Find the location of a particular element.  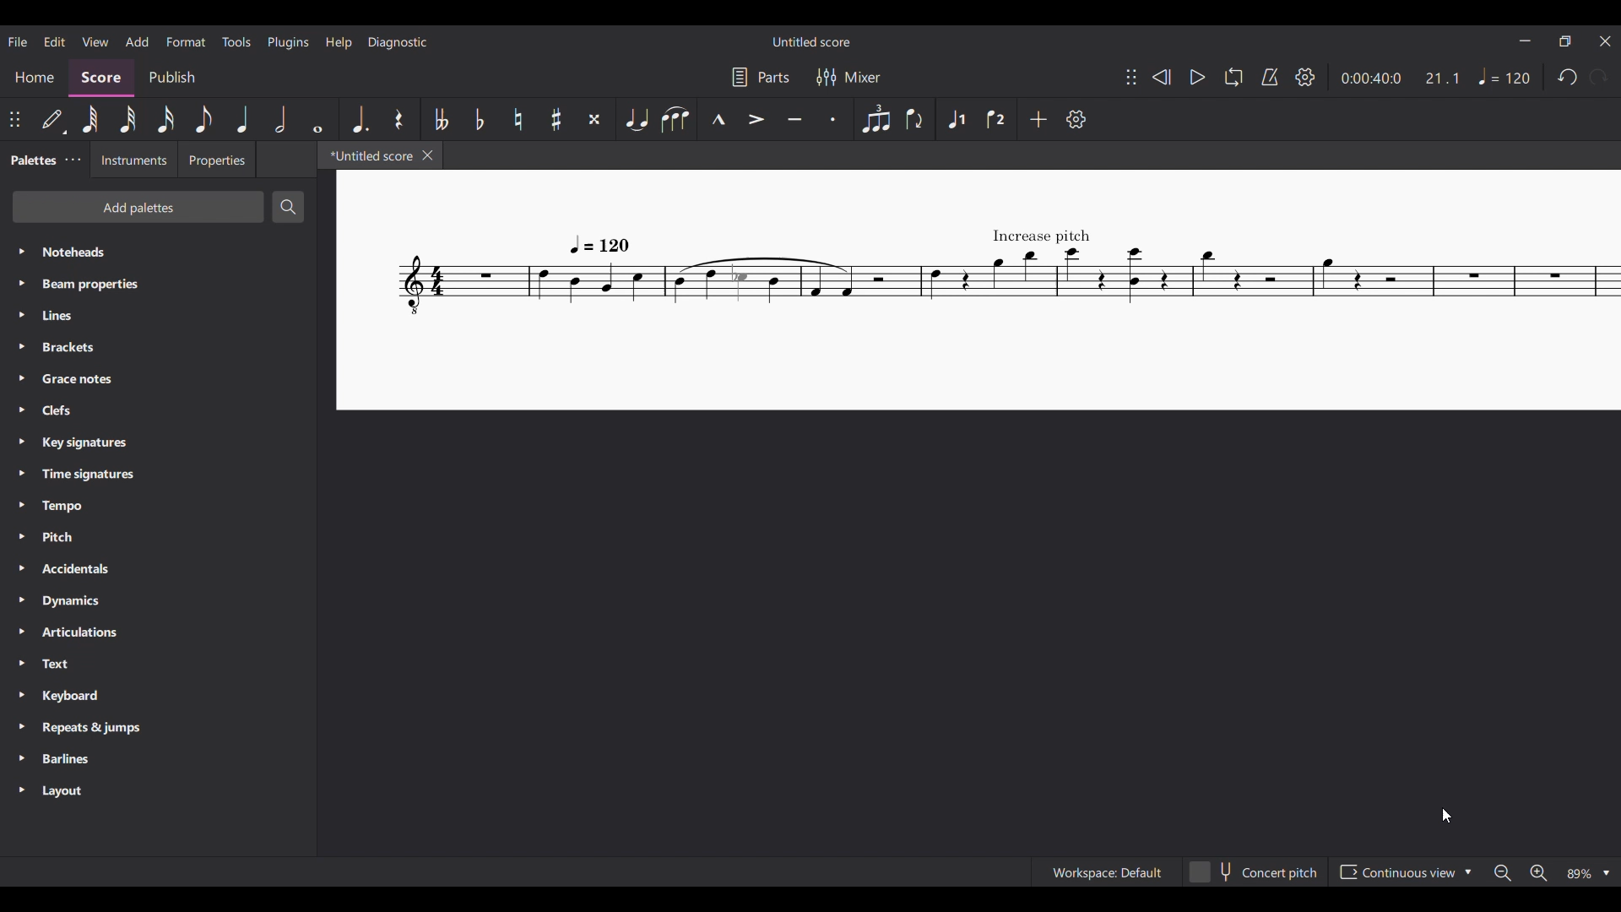

Parts settings is located at coordinates (761, 76).